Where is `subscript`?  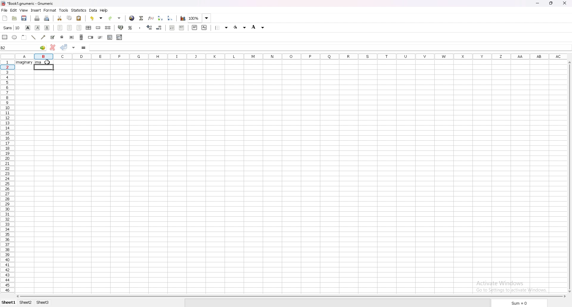
subscript is located at coordinates (205, 27).